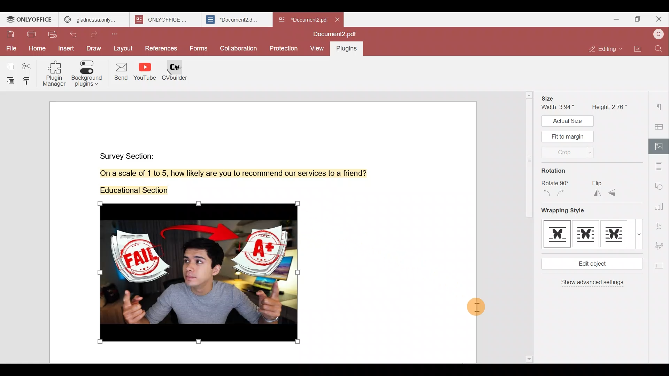 This screenshot has height=376, width=669. What do you see at coordinates (587, 234) in the screenshot?
I see `Style 2` at bounding box center [587, 234].